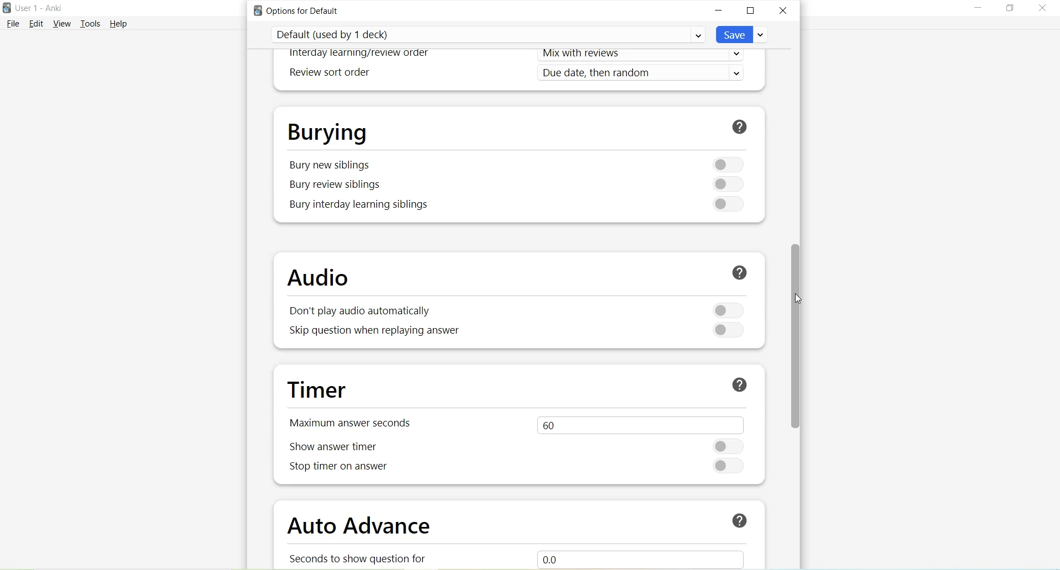 The width and height of the screenshot is (1060, 570). I want to click on 0.0, so click(652, 557).